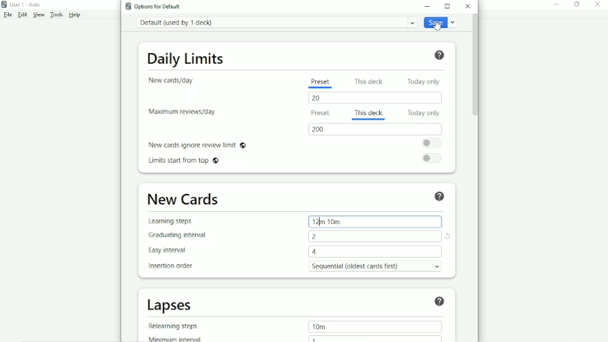 The height and width of the screenshot is (342, 608). I want to click on Options for Default, so click(153, 6).